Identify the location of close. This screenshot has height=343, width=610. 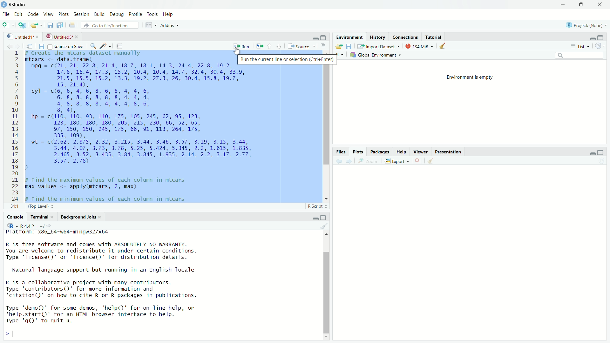
(602, 5).